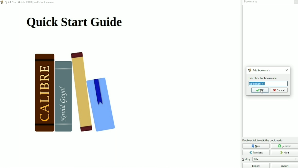 The height and width of the screenshot is (168, 298). Describe the element at coordinates (259, 70) in the screenshot. I see `Add bookmark` at that location.